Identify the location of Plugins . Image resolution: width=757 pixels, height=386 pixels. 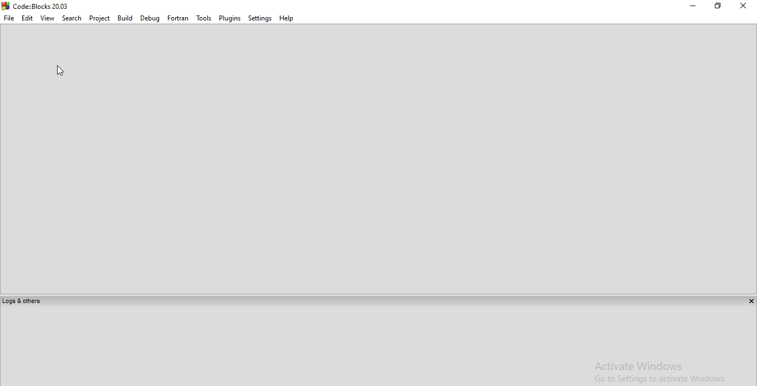
(230, 18).